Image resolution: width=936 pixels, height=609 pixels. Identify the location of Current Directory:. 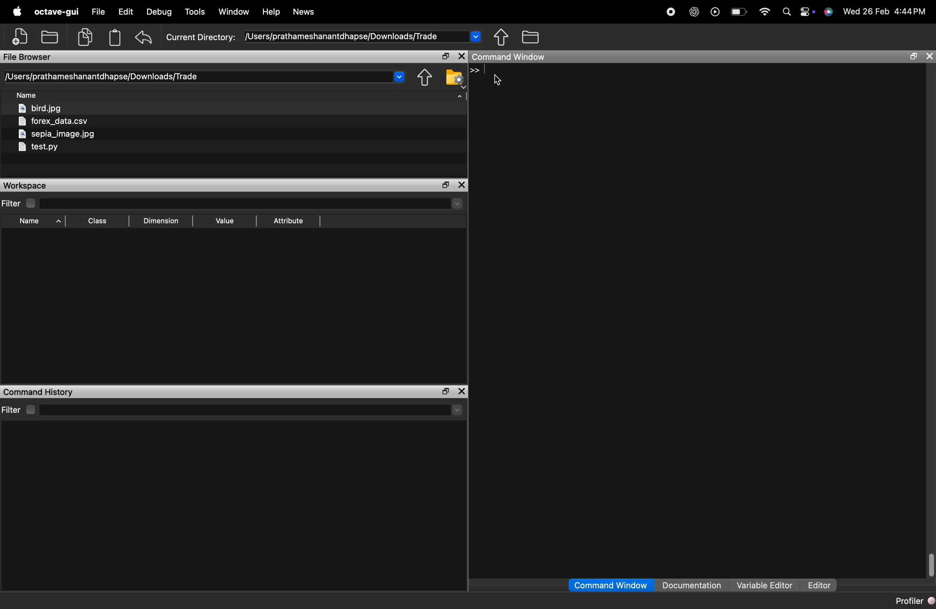
(202, 38).